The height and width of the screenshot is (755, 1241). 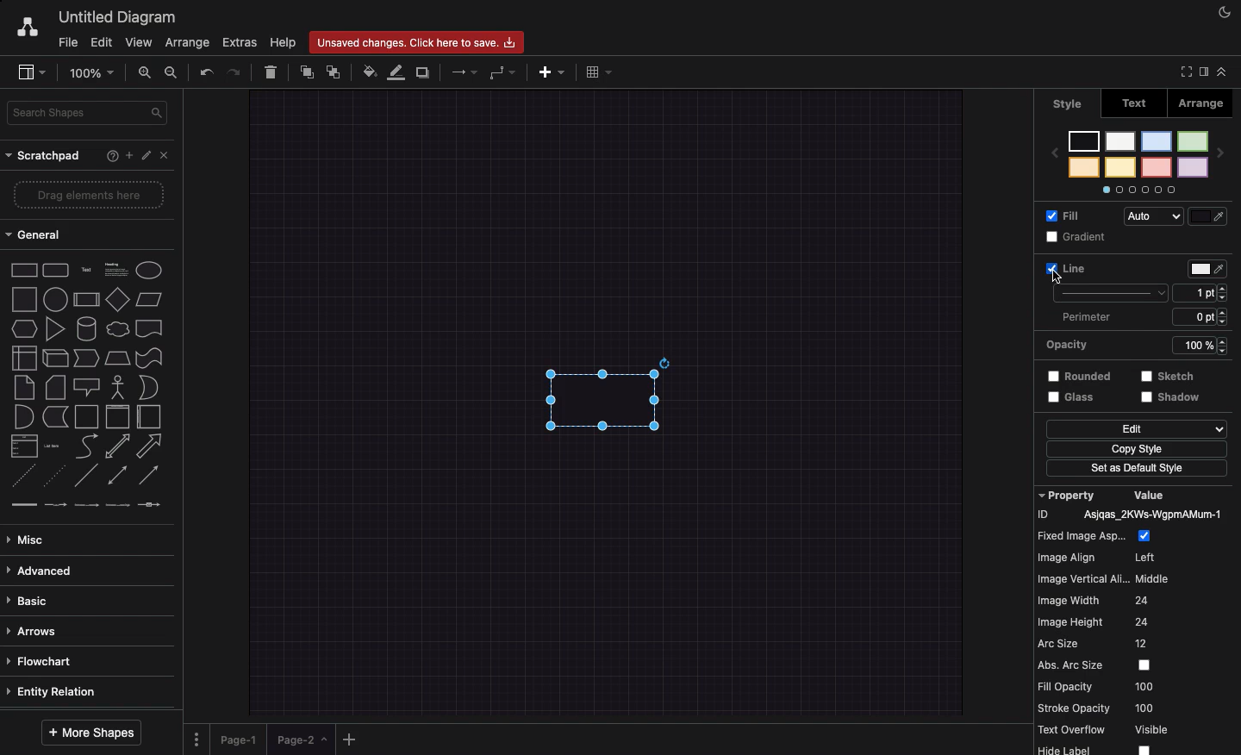 What do you see at coordinates (1136, 429) in the screenshot?
I see `Edit` at bounding box center [1136, 429].